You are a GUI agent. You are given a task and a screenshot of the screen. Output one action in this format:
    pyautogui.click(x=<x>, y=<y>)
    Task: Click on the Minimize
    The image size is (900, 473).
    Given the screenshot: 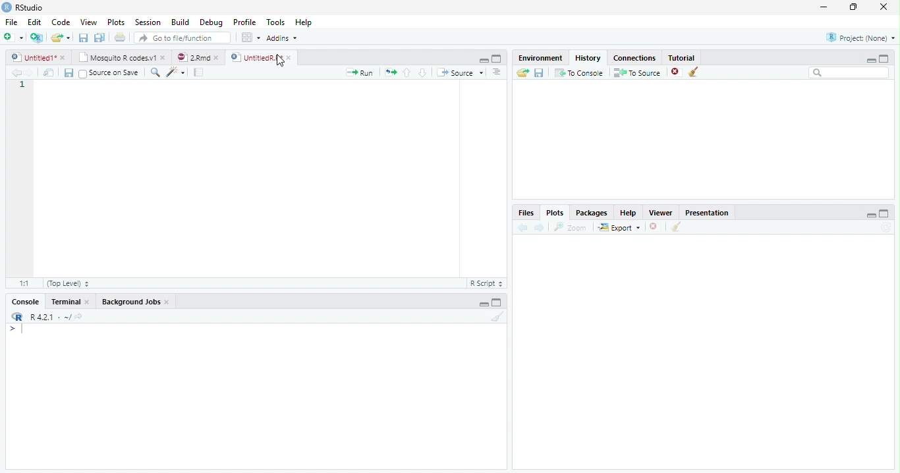 What is the action you would take?
    pyautogui.click(x=869, y=60)
    